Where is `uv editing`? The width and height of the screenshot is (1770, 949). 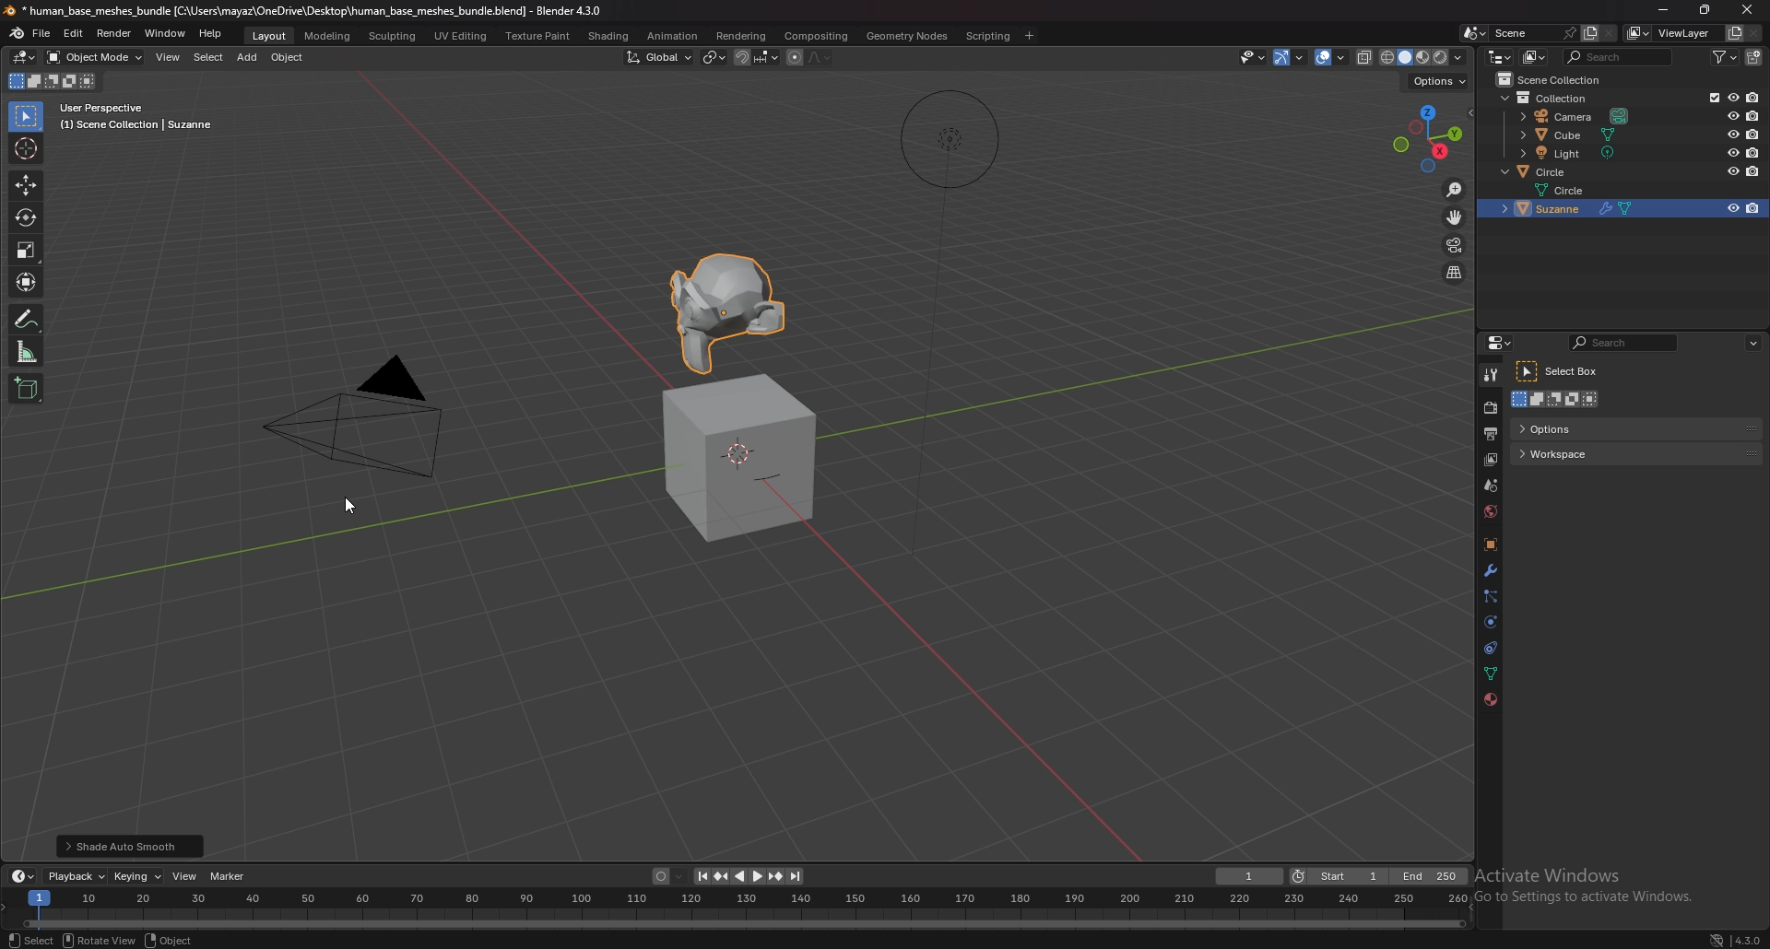
uv editing is located at coordinates (463, 35).